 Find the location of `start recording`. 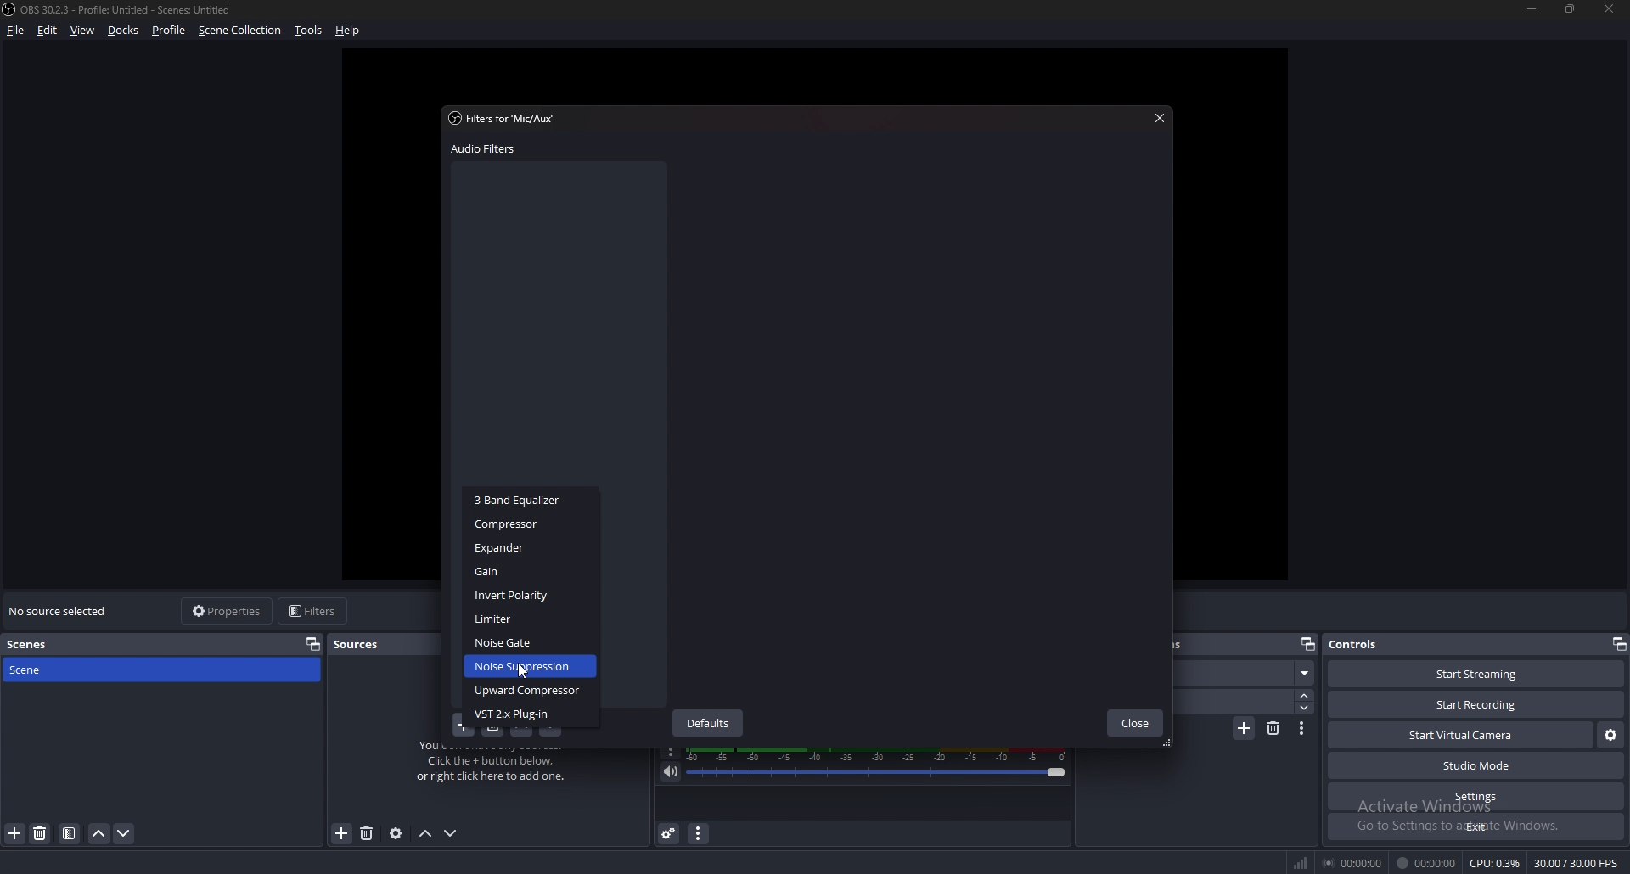

start recording is located at coordinates (1475, 704).